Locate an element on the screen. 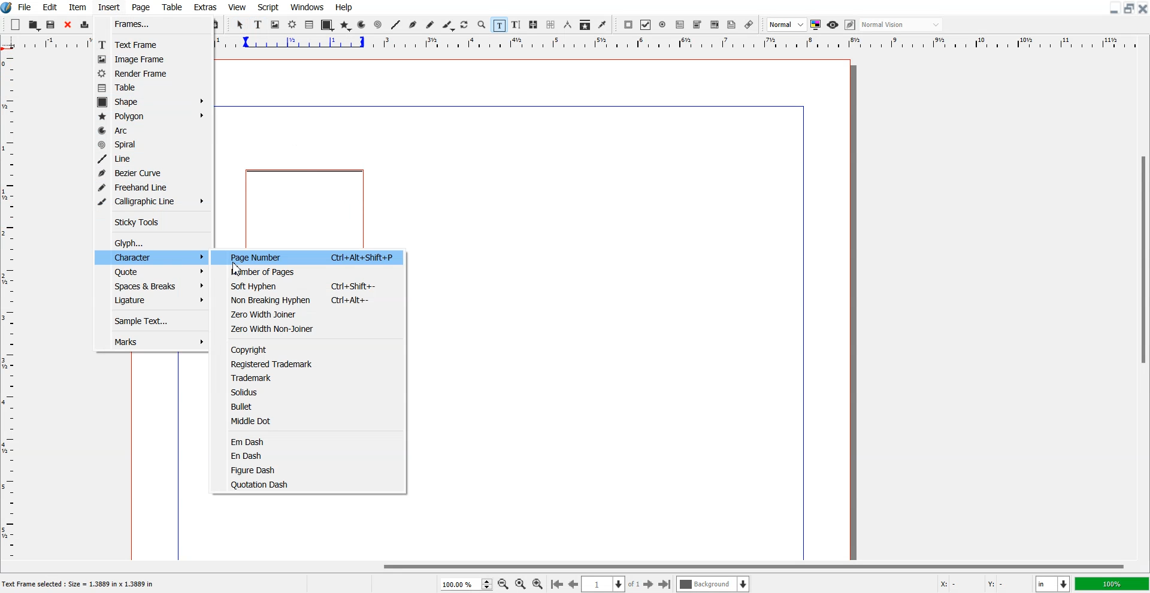 This screenshot has width=1150, height=593. Link Annotation is located at coordinates (749, 25).